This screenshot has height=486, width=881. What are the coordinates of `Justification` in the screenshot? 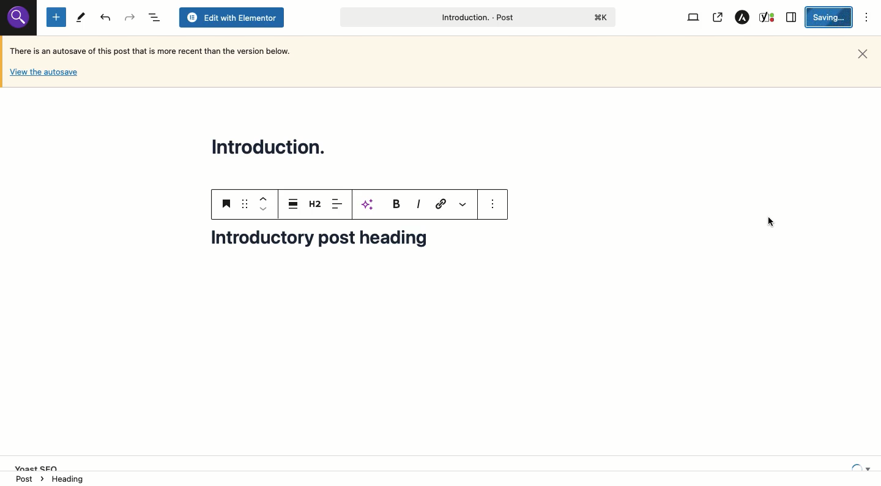 It's located at (292, 203).